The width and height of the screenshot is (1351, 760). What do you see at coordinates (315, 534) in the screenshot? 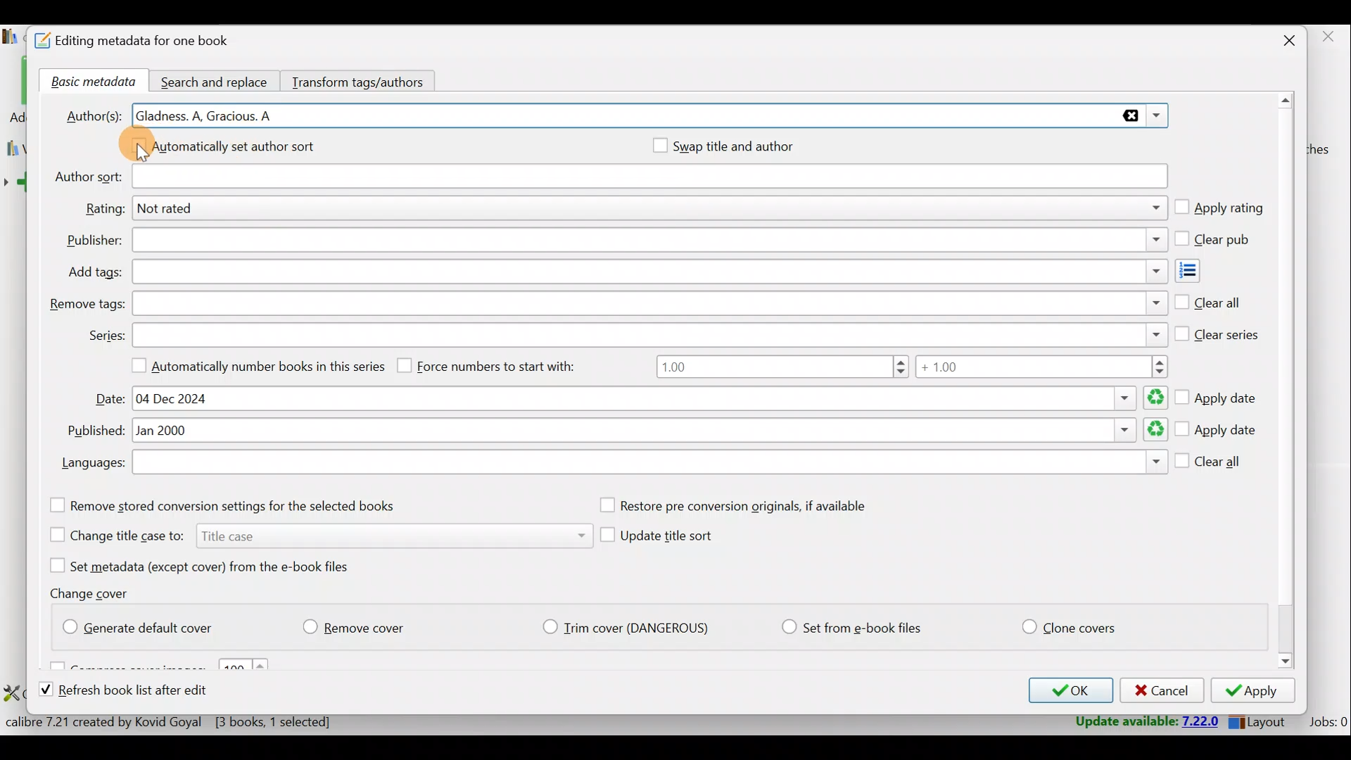
I see `Change title case to` at bounding box center [315, 534].